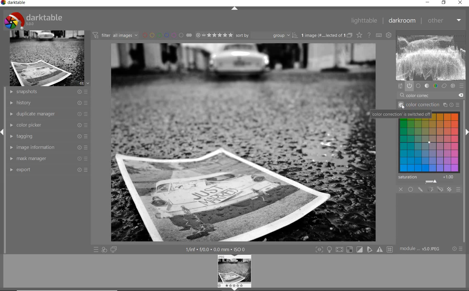  Describe the element at coordinates (428, 2) in the screenshot. I see `minimize` at that location.